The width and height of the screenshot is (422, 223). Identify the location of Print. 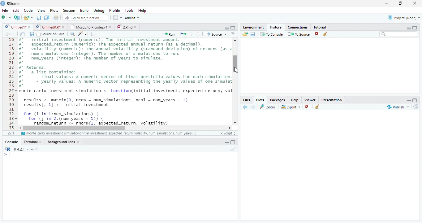
(56, 17).